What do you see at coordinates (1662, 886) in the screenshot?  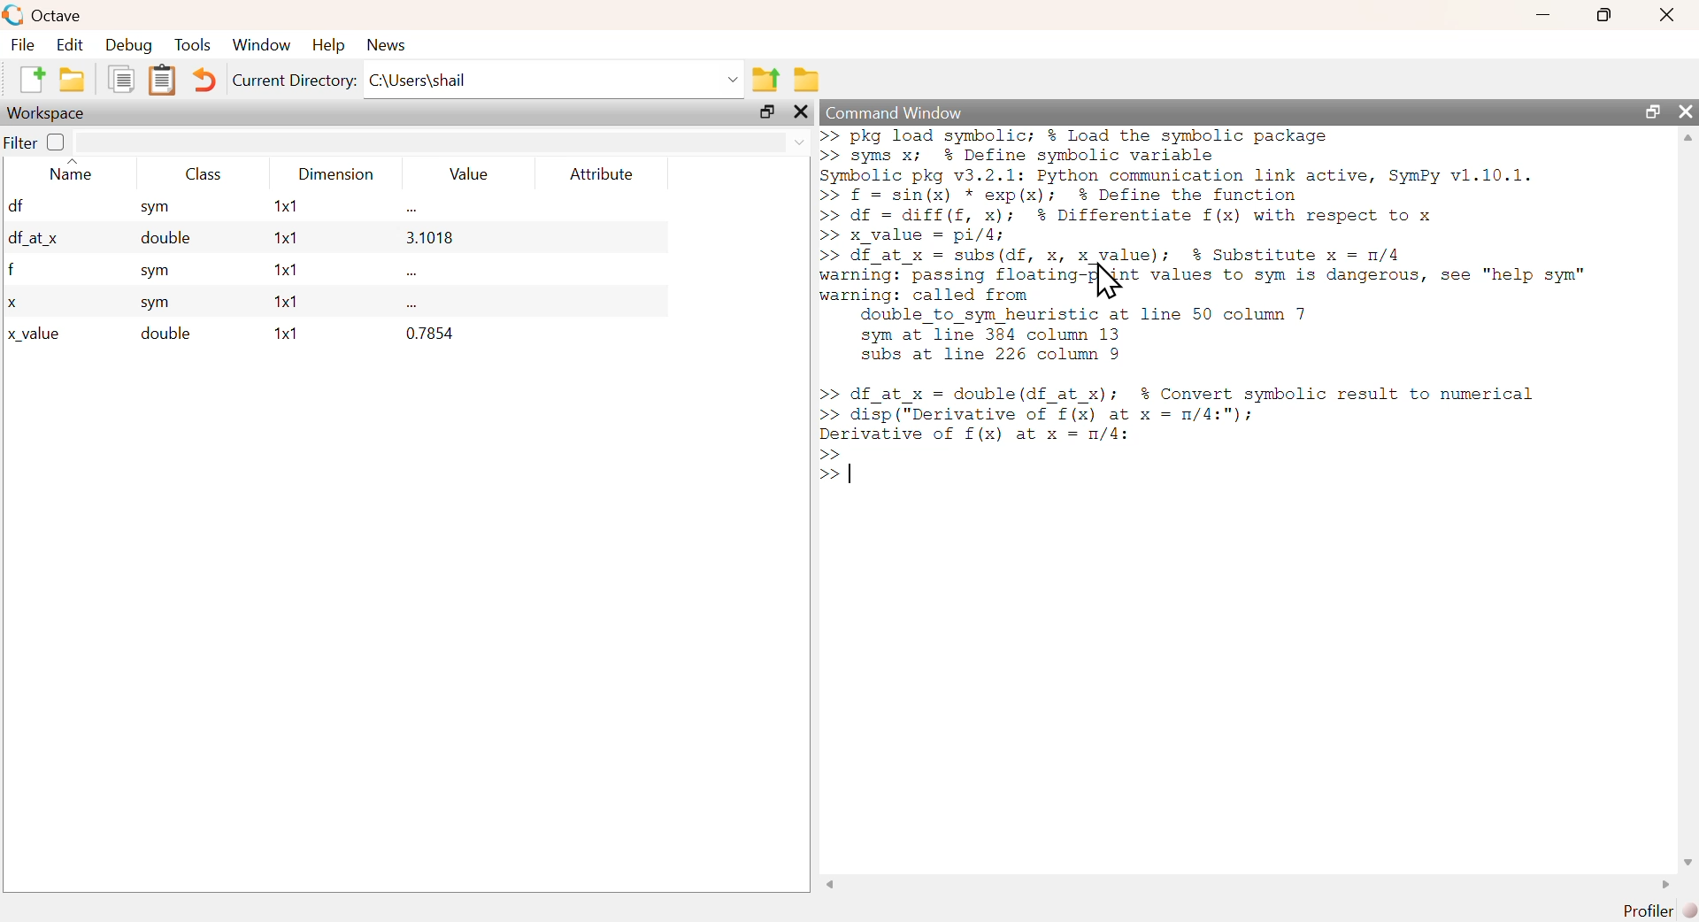 I see `scroll right` at bounding box center [1662, 886].